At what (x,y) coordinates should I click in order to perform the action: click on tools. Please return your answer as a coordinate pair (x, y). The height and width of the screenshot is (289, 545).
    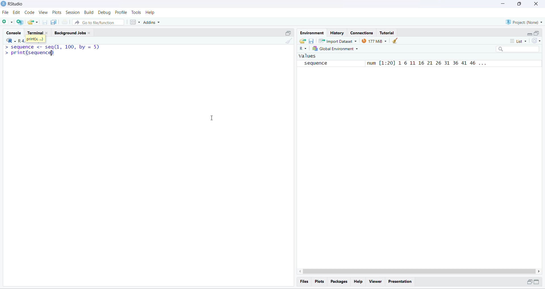
    Looking at the image, I should click on (137, 12).